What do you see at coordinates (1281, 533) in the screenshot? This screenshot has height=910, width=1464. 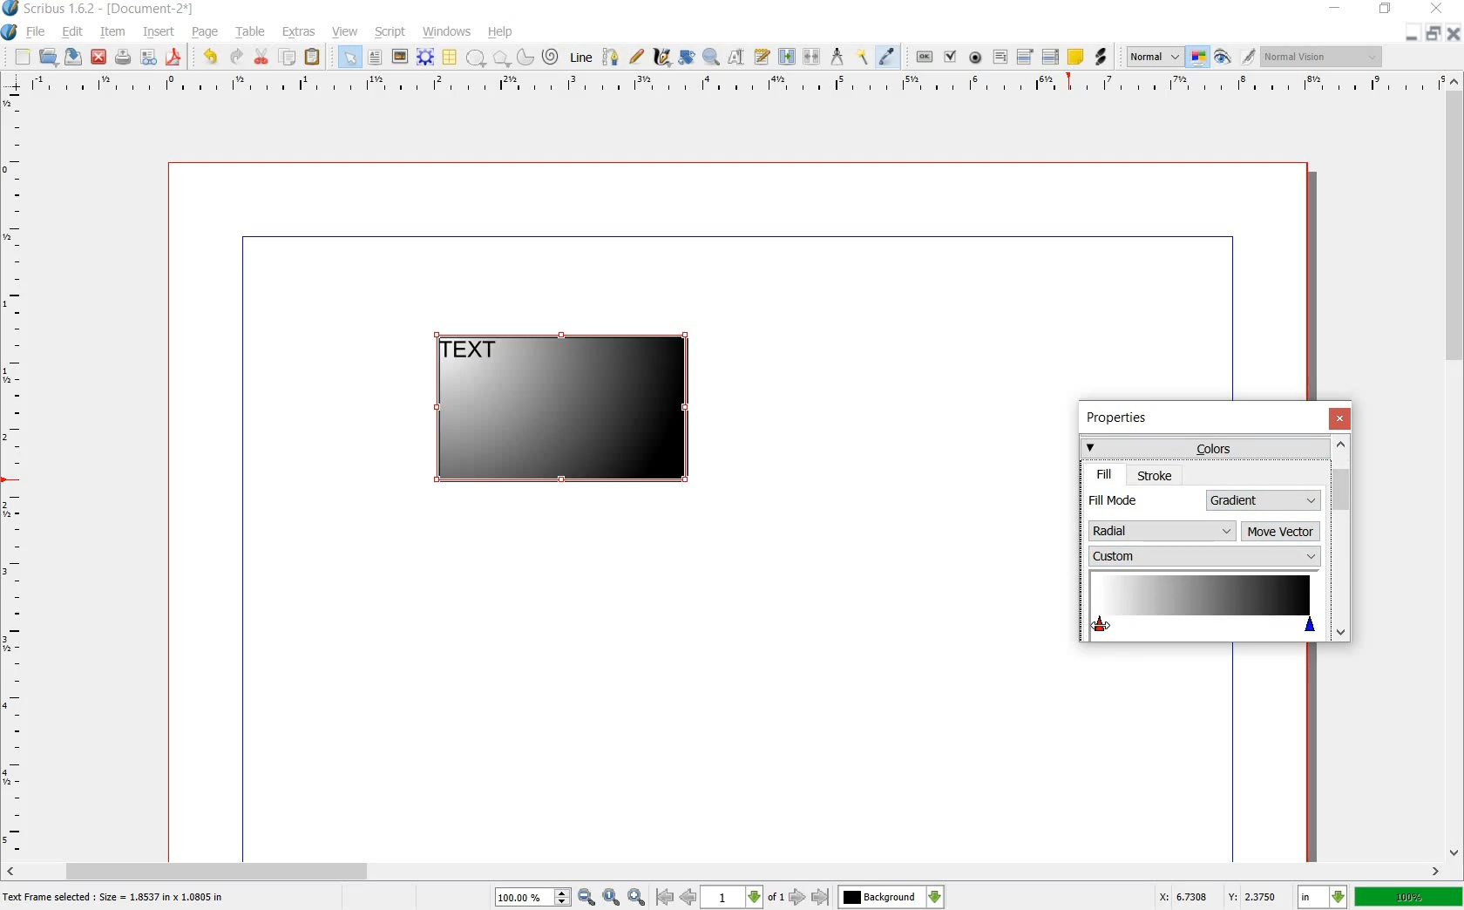 I see `move vector` at bounding box center [1281, 533].